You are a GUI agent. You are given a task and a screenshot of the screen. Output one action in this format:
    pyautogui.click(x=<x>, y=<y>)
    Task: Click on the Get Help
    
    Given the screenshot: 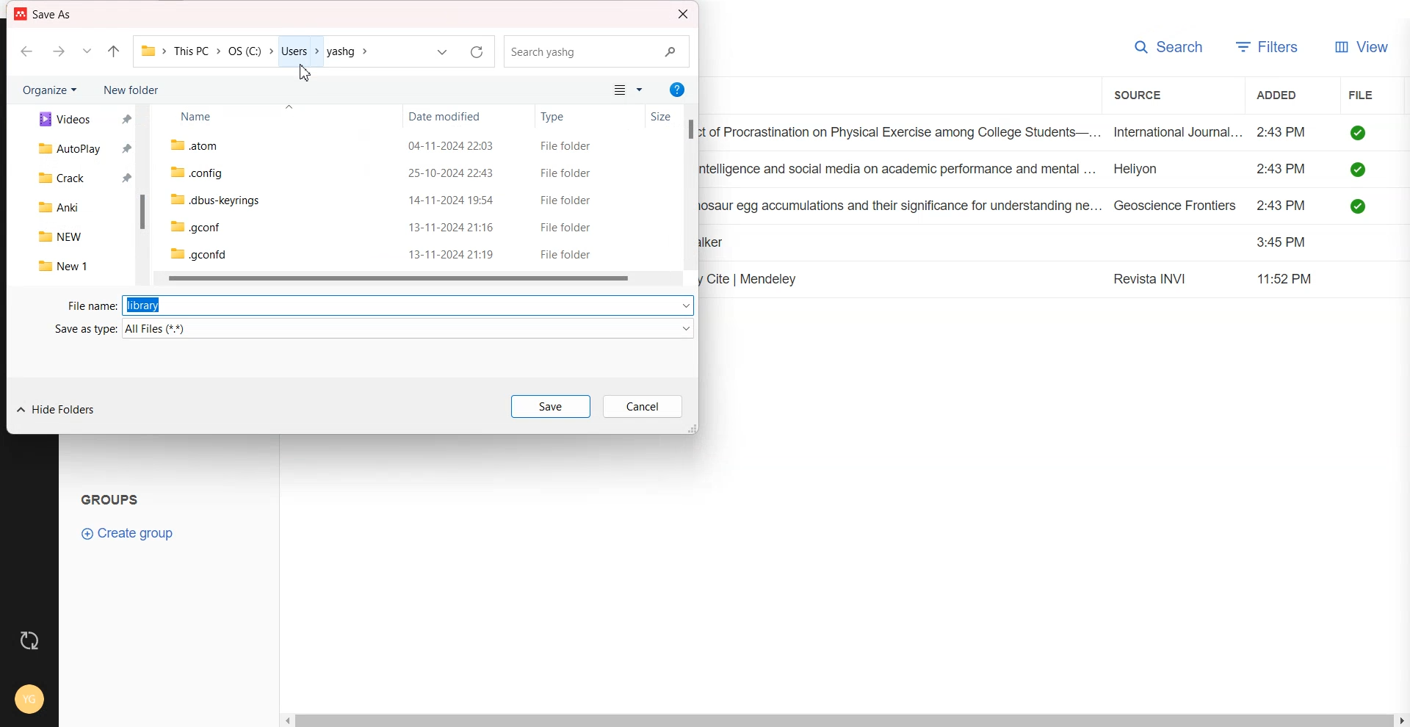 What is the action you would take?
    pyautogui.click(x=679, y=89)
    